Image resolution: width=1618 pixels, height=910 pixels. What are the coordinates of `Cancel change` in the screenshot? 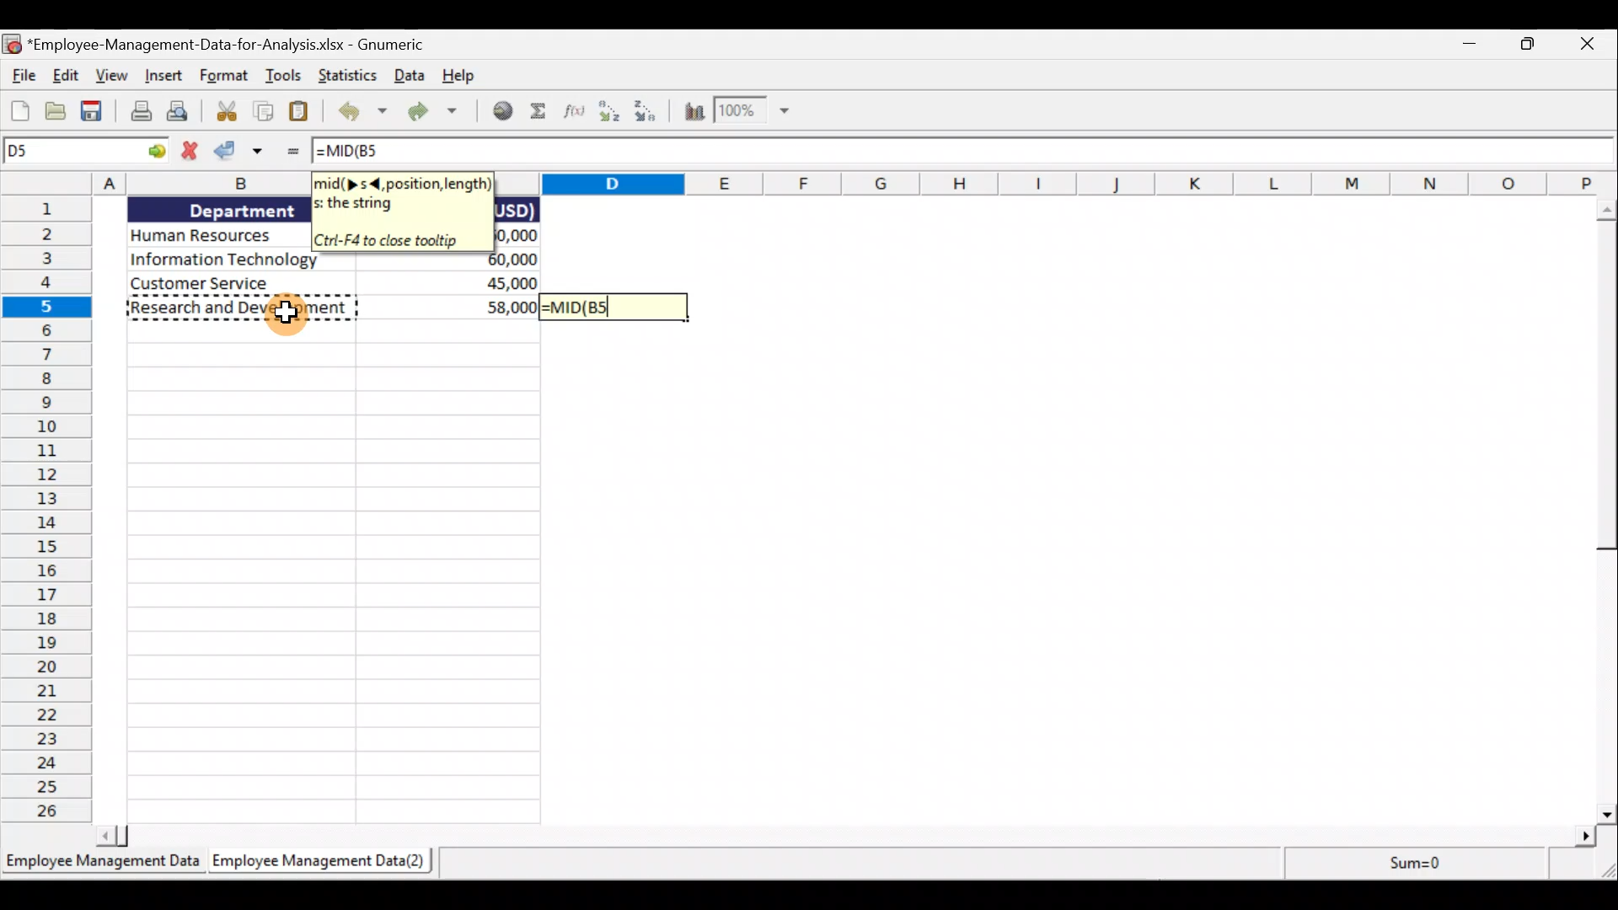 It's located at (186, 153).